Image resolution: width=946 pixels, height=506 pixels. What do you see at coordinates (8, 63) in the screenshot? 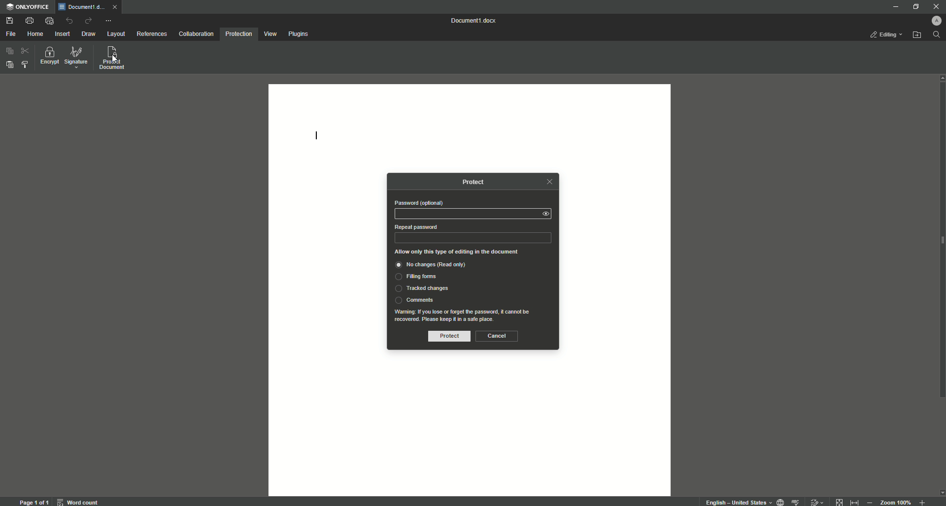
I see `Paste` at bounding box center [8, 63].